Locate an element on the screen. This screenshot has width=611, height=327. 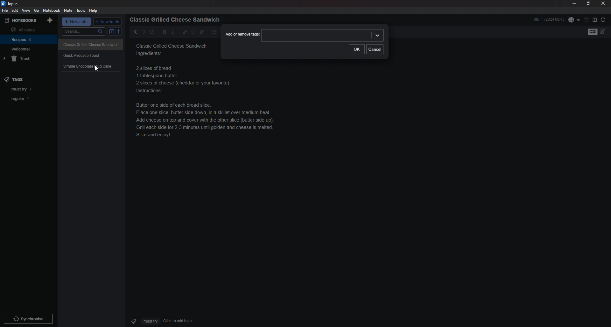
Cancel is located at coordinates (375, 49).